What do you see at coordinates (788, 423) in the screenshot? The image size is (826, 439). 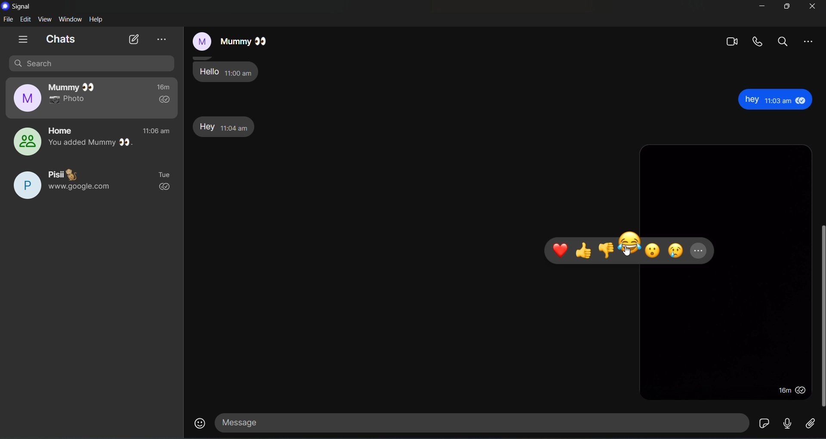 I see `voice message` at bounding box center [788, 423].